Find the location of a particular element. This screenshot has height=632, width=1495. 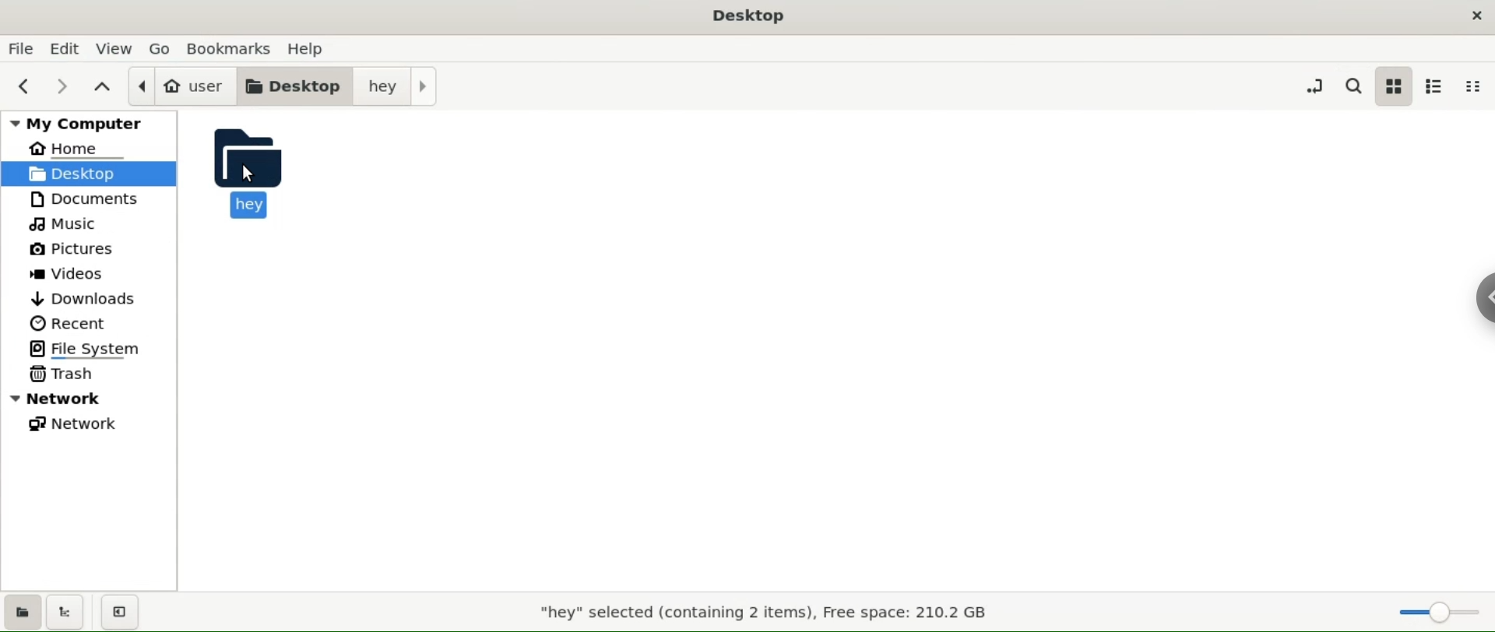

home is located at coordinates (63, 149).